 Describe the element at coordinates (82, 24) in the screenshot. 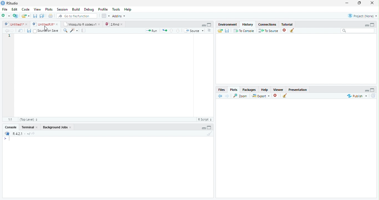

I see `| Mosquito R codesv1` at that location.